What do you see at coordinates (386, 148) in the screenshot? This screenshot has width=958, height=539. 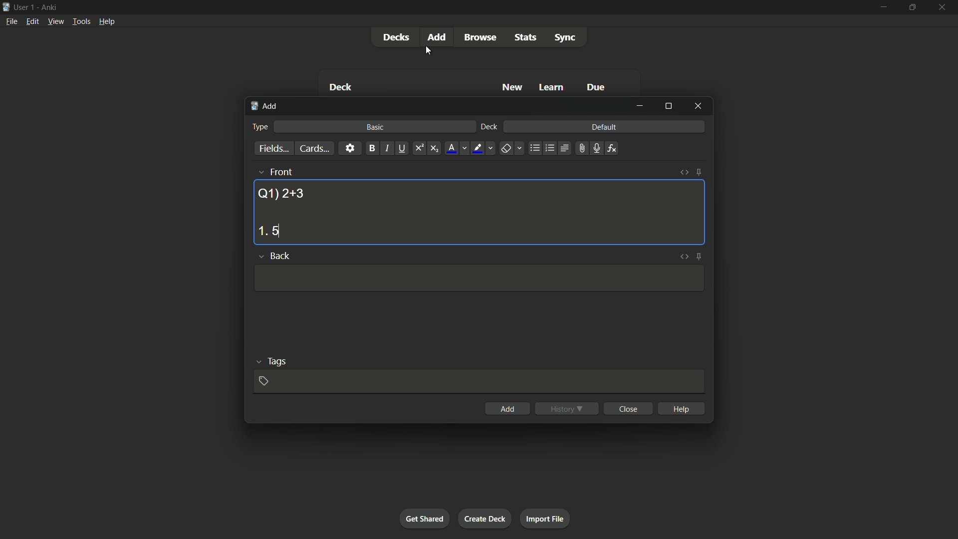 I see `italic` at bounding box center [386, 148].